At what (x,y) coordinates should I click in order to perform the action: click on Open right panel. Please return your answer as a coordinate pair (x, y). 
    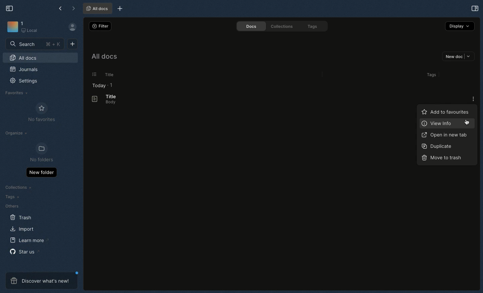
    Looking at the image, I should click on (474, 8).